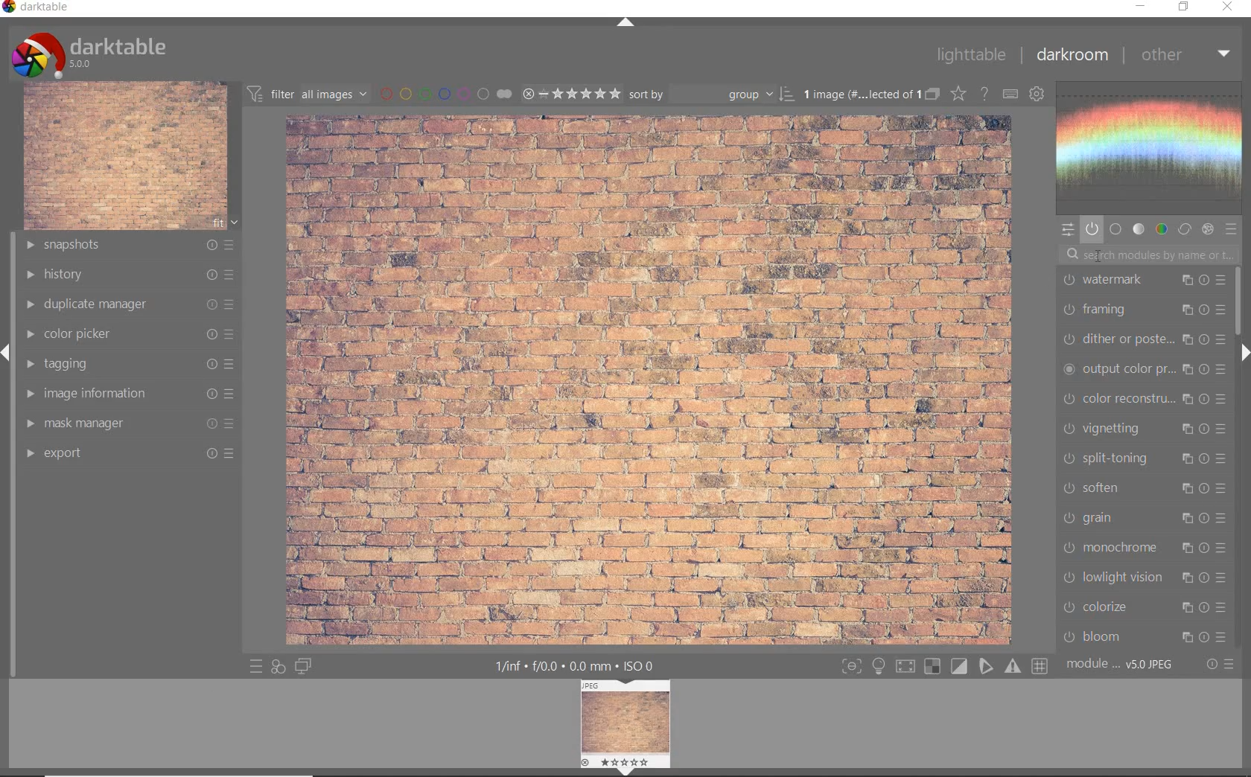 This screenshot has height=777, width=1251. Describe the element at coordinates (92, 54) in the screenshot. I see `darktable 5.0.0` at that location.